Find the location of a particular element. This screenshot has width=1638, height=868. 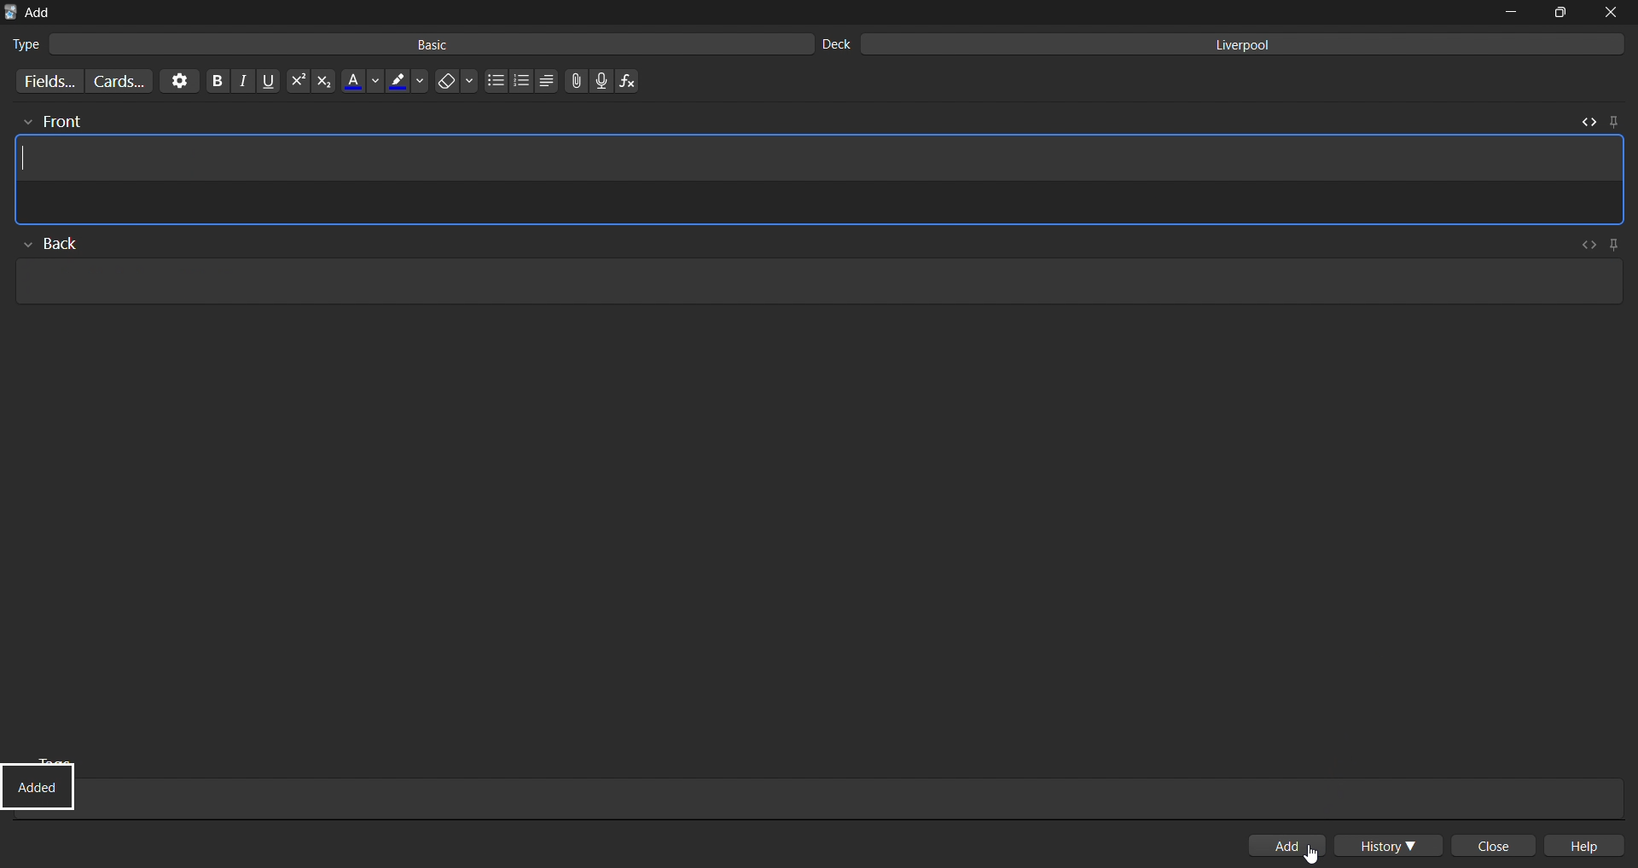

card back input field is located at coordinates (813, 279).